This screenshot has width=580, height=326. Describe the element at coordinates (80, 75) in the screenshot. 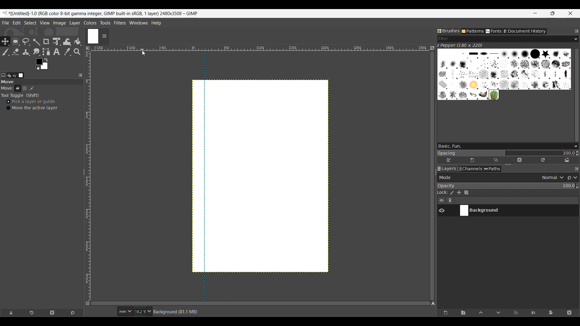

I see `Configure this tab` at that location.